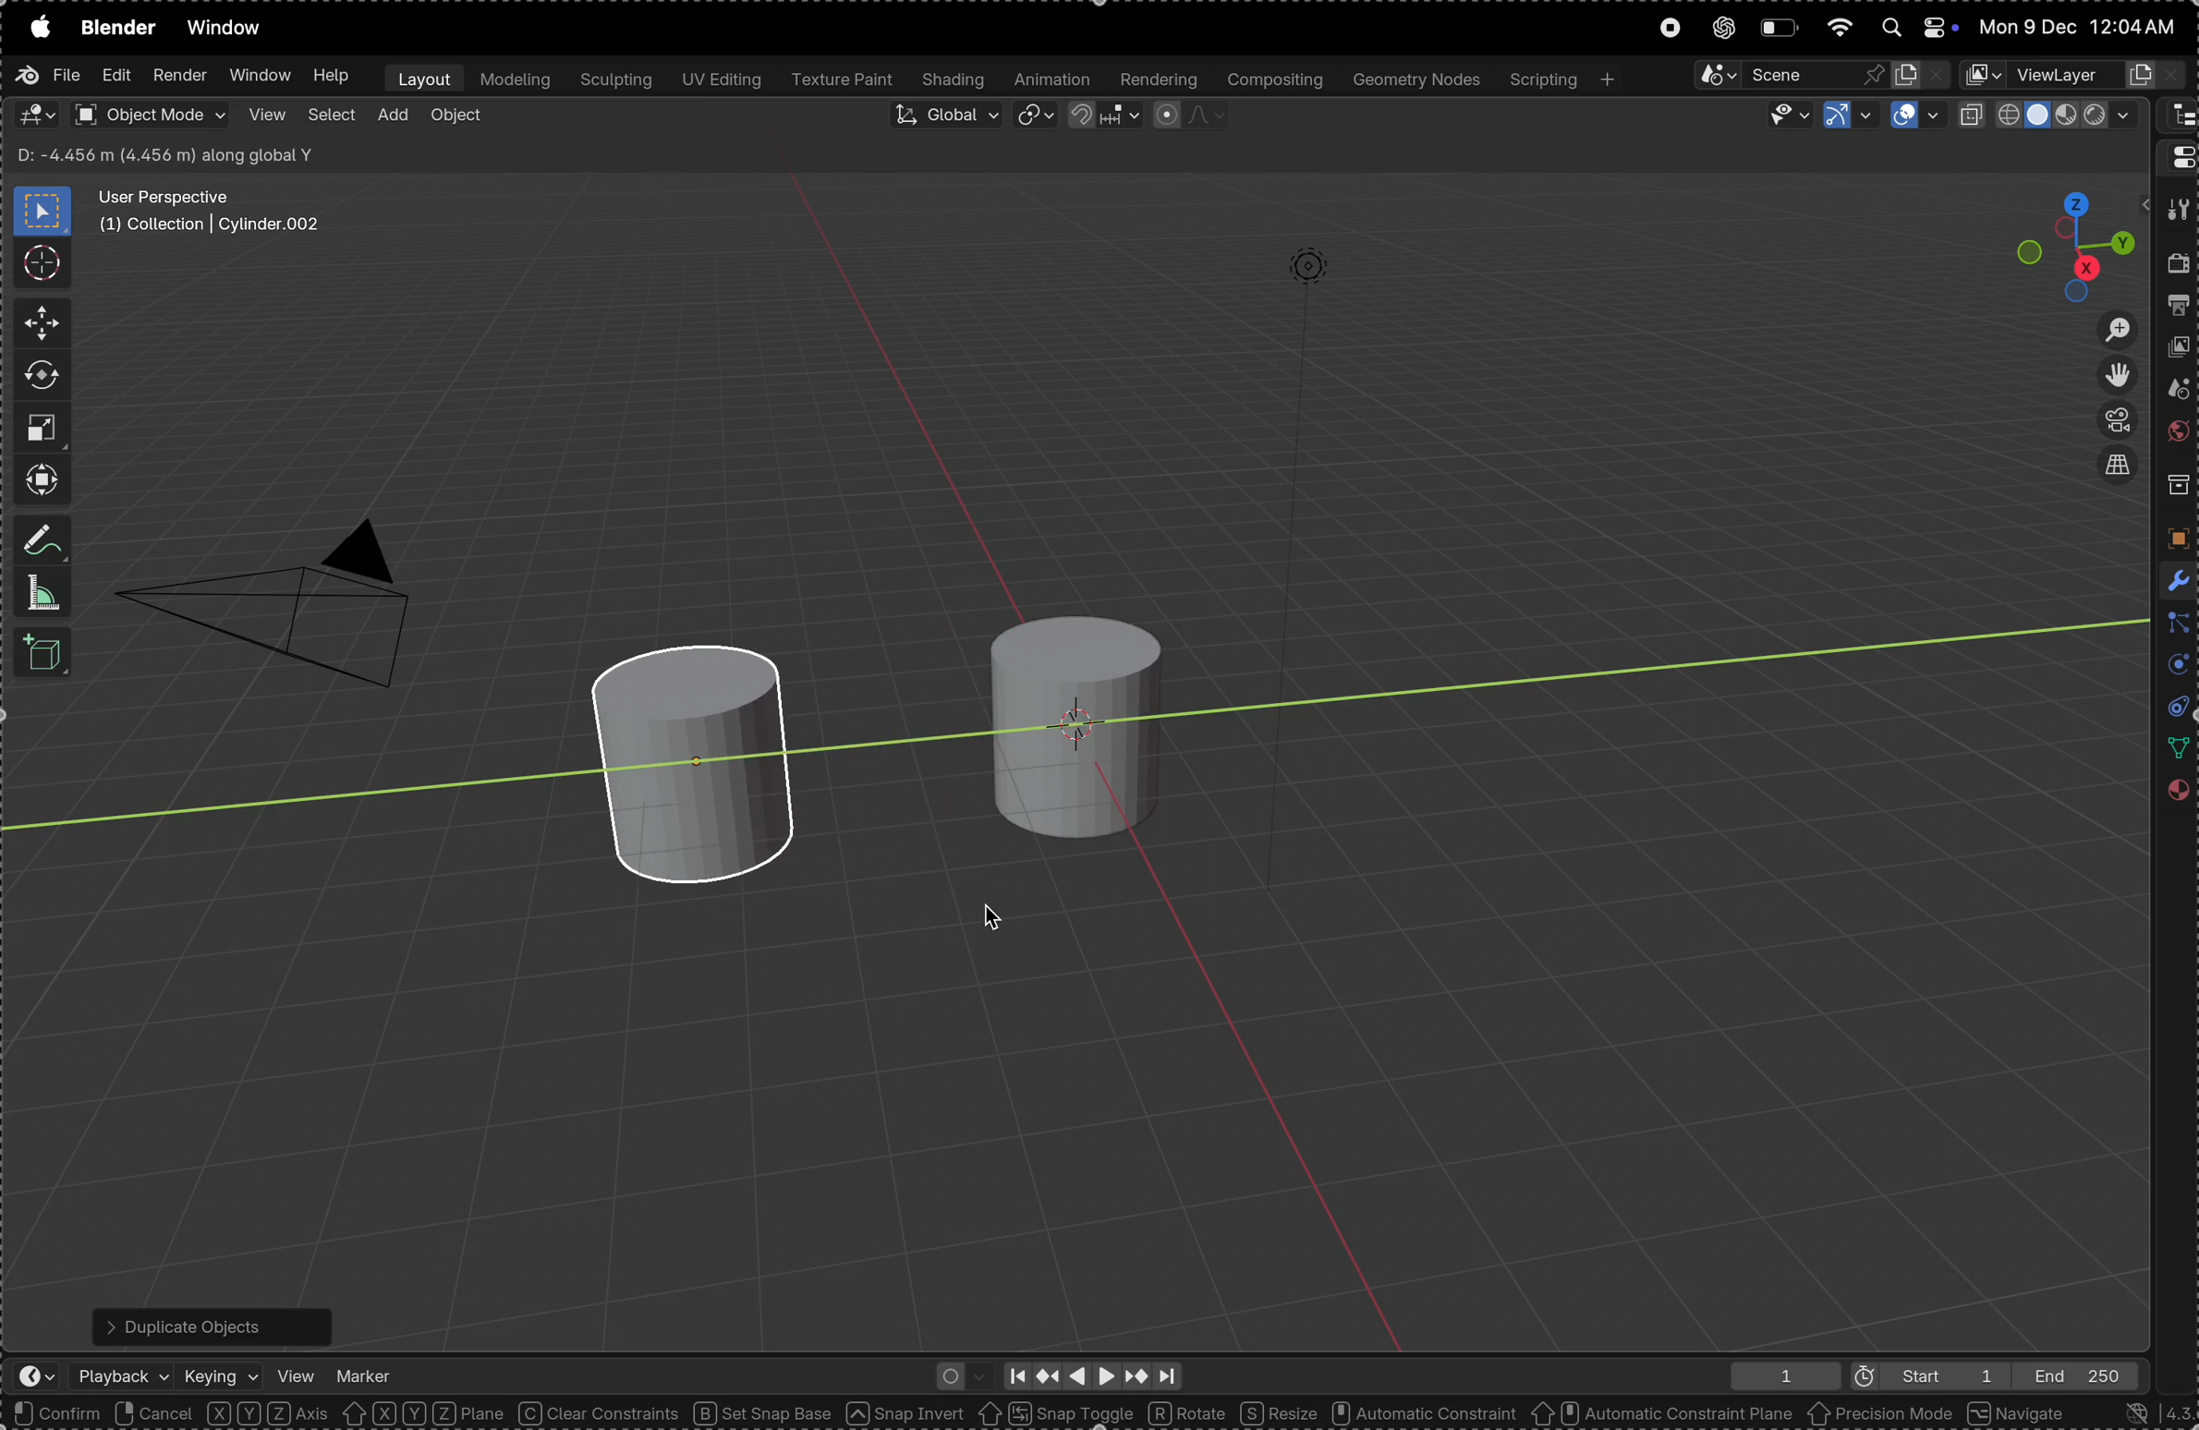 The height and width of the screenshot is (1430, 2199). What do you see at coordinates (1561, 77) in the screenshot?
I see `scripting +` at bounding box center [1561, 77].